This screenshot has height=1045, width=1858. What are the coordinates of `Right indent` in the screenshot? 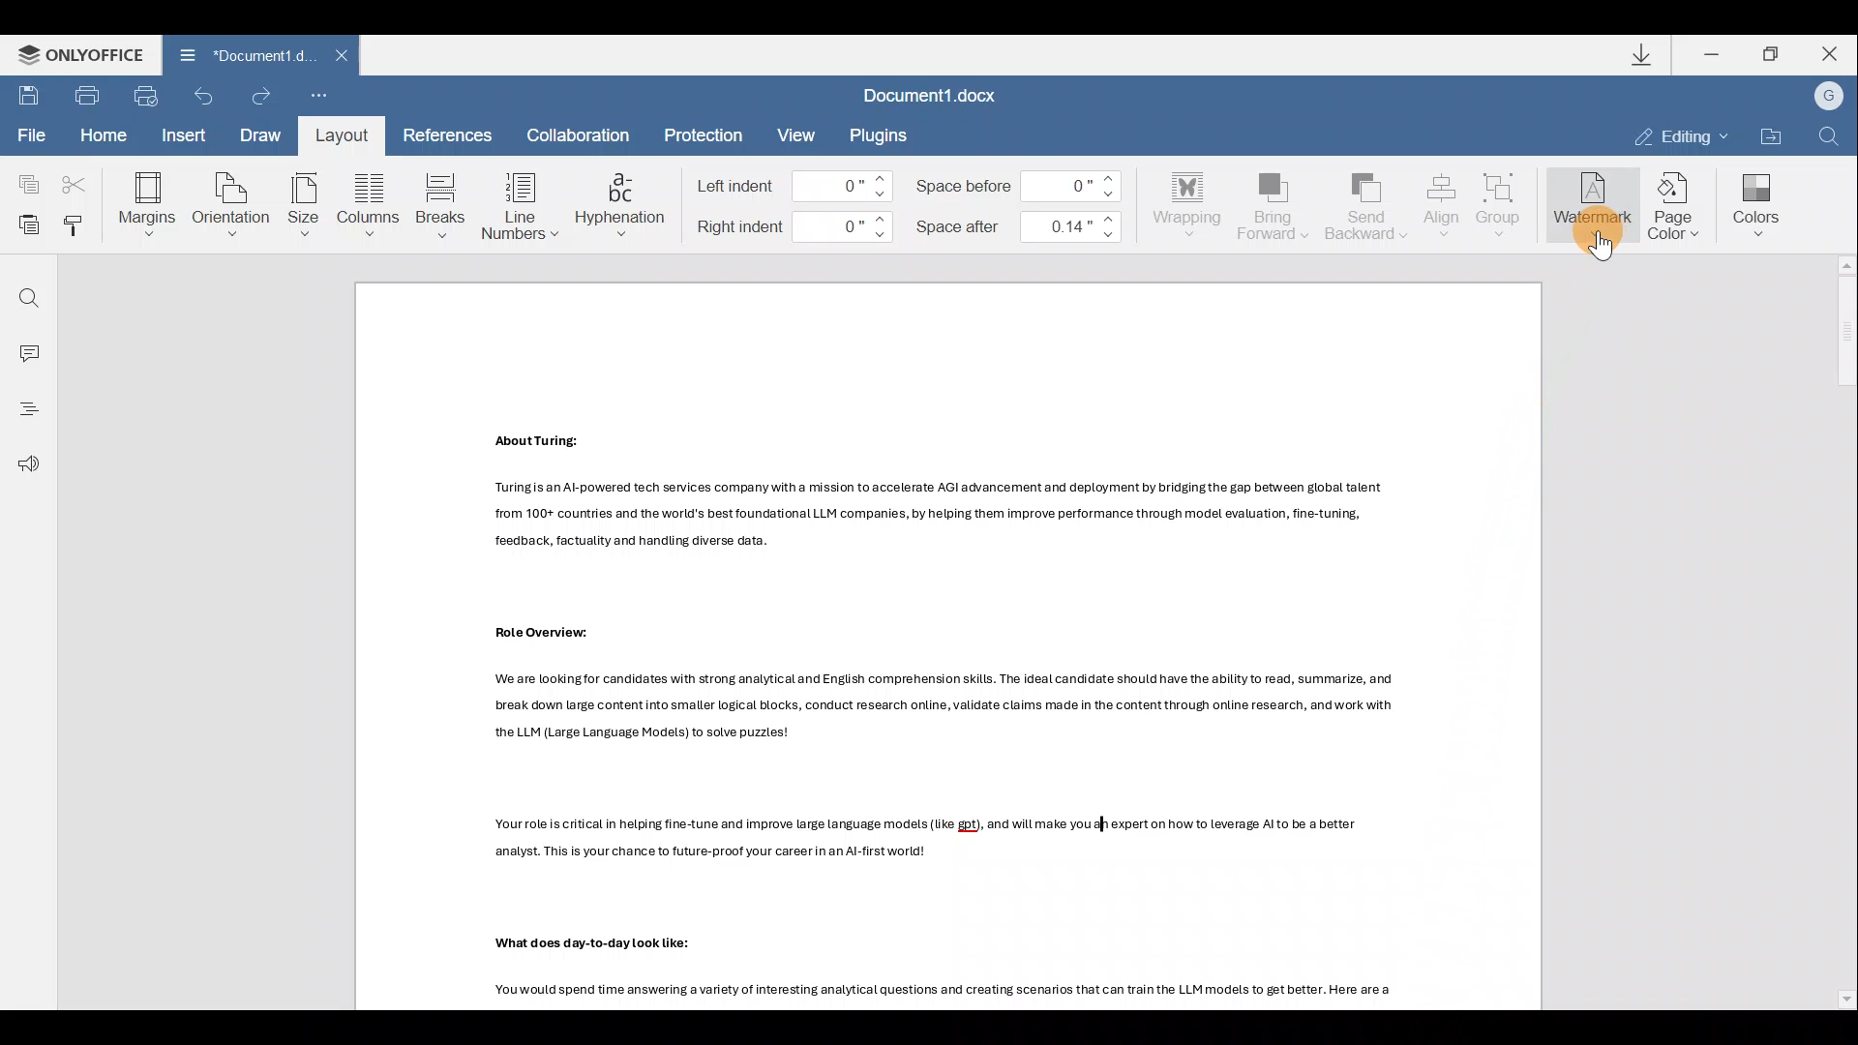 It's located at (799, 229).